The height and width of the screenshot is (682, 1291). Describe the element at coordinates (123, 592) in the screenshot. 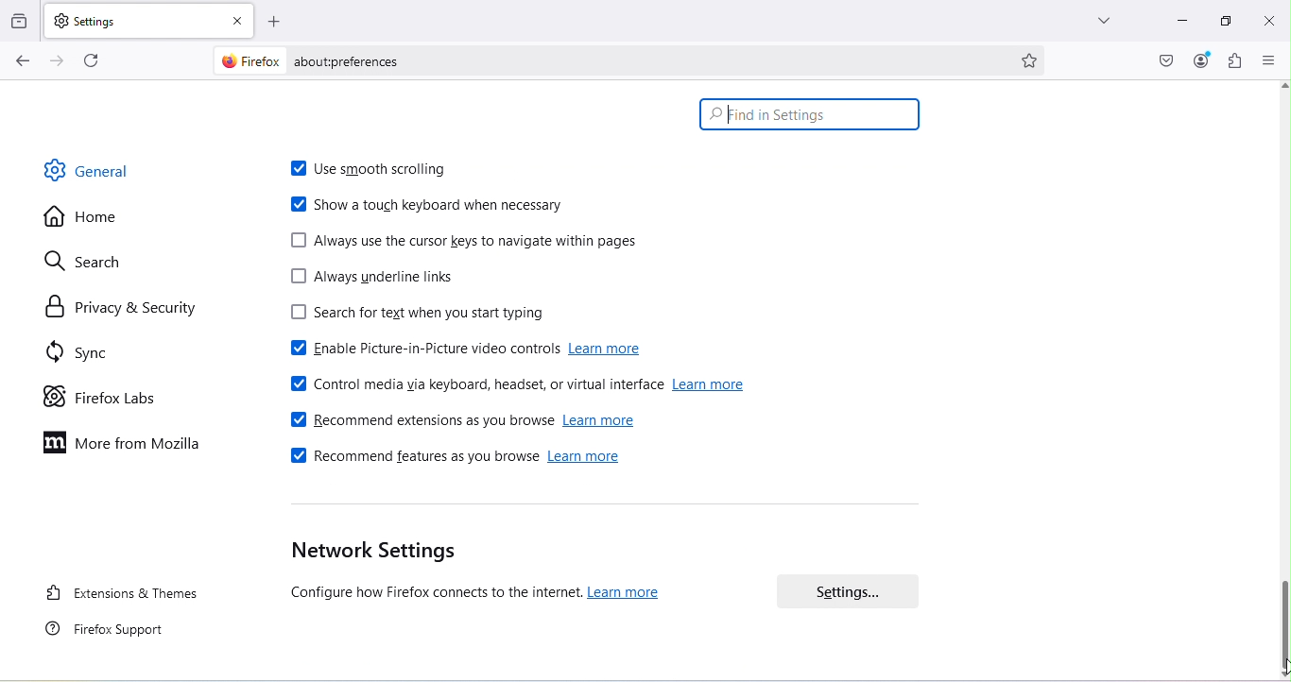

I see `Extensions and themes` at that location.